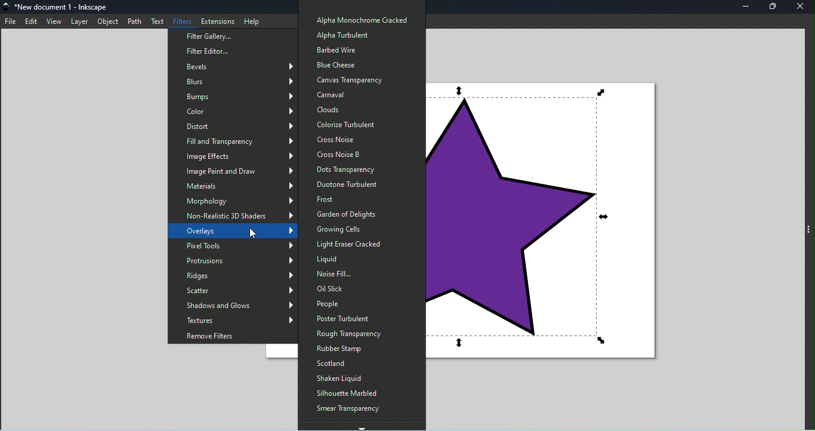  Describe the element at coordinates (235, 292) in the screenshot. I see `Scatter` at that location.